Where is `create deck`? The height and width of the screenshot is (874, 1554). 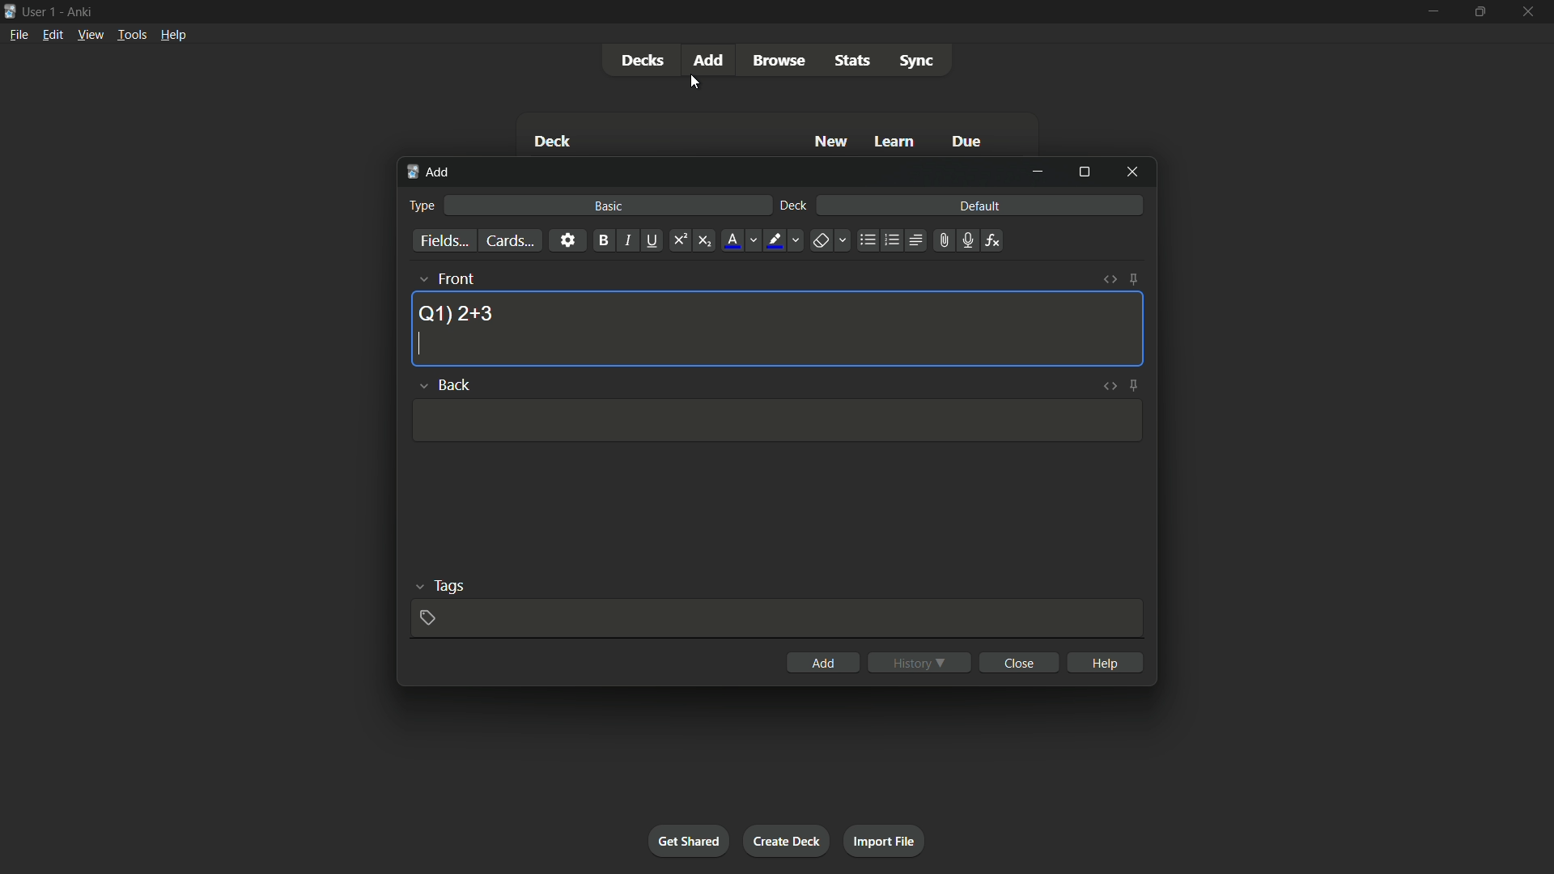
create deck is located at coordinates (785, 840).